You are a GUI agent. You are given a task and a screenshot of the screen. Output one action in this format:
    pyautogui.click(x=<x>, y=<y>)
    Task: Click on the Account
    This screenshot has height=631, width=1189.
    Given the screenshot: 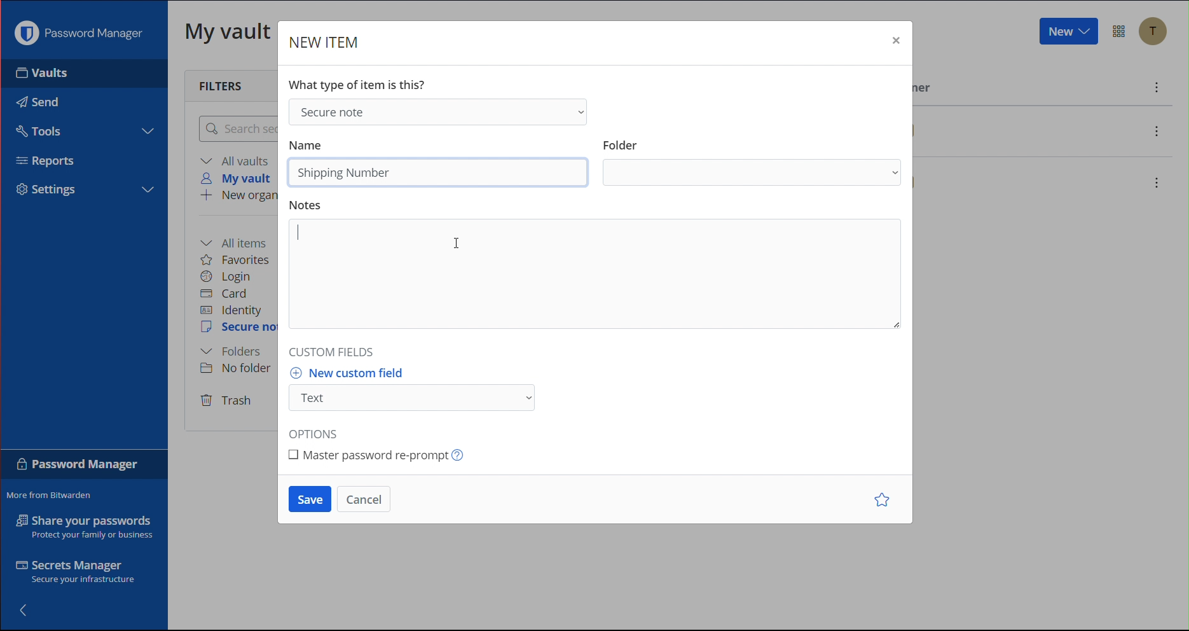 What is the action you would take?
    pyautogui.click(x=1155, y=32)
    